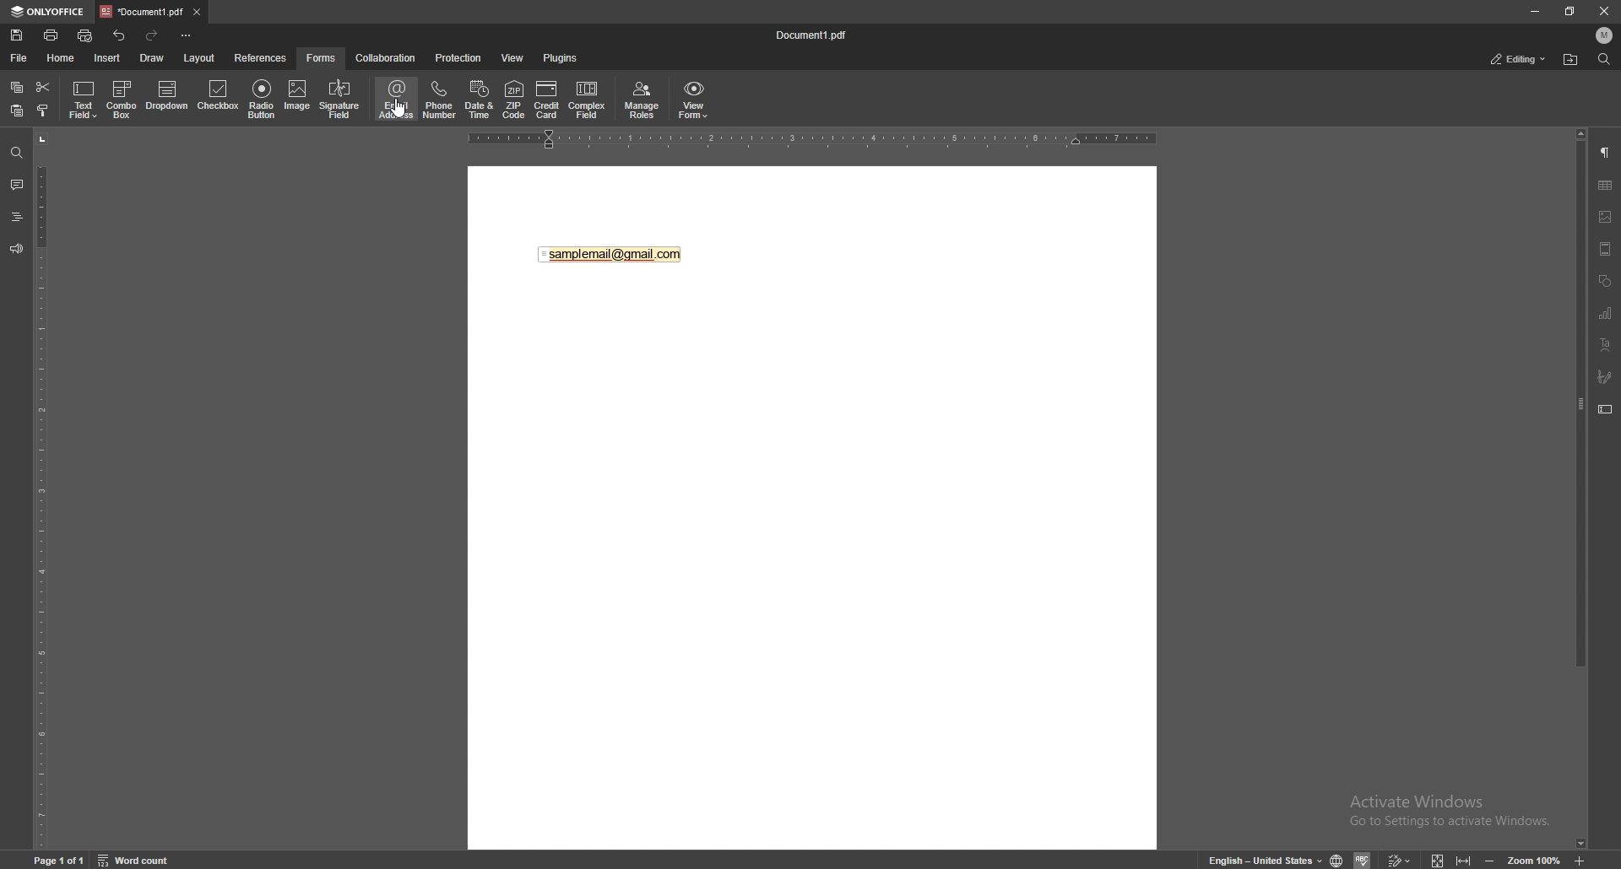  Describe the element at coordinates (1602, 11) in the screenshot. I see `close` at that location.